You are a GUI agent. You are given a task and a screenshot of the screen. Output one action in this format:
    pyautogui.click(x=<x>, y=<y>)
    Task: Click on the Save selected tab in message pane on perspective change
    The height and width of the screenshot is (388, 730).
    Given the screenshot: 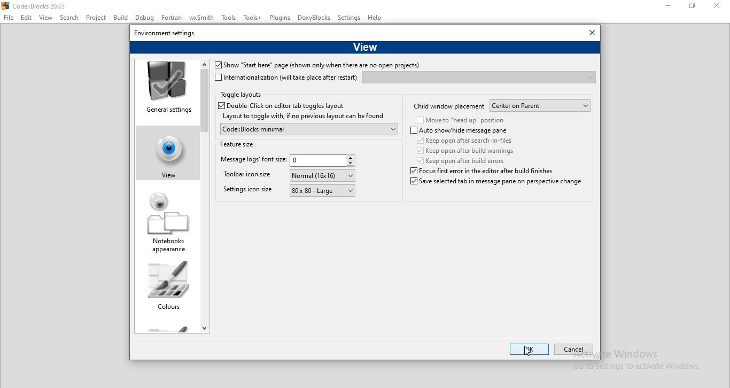 What is the action you would take?
    pyautogui.click(x=495, y=185)
    